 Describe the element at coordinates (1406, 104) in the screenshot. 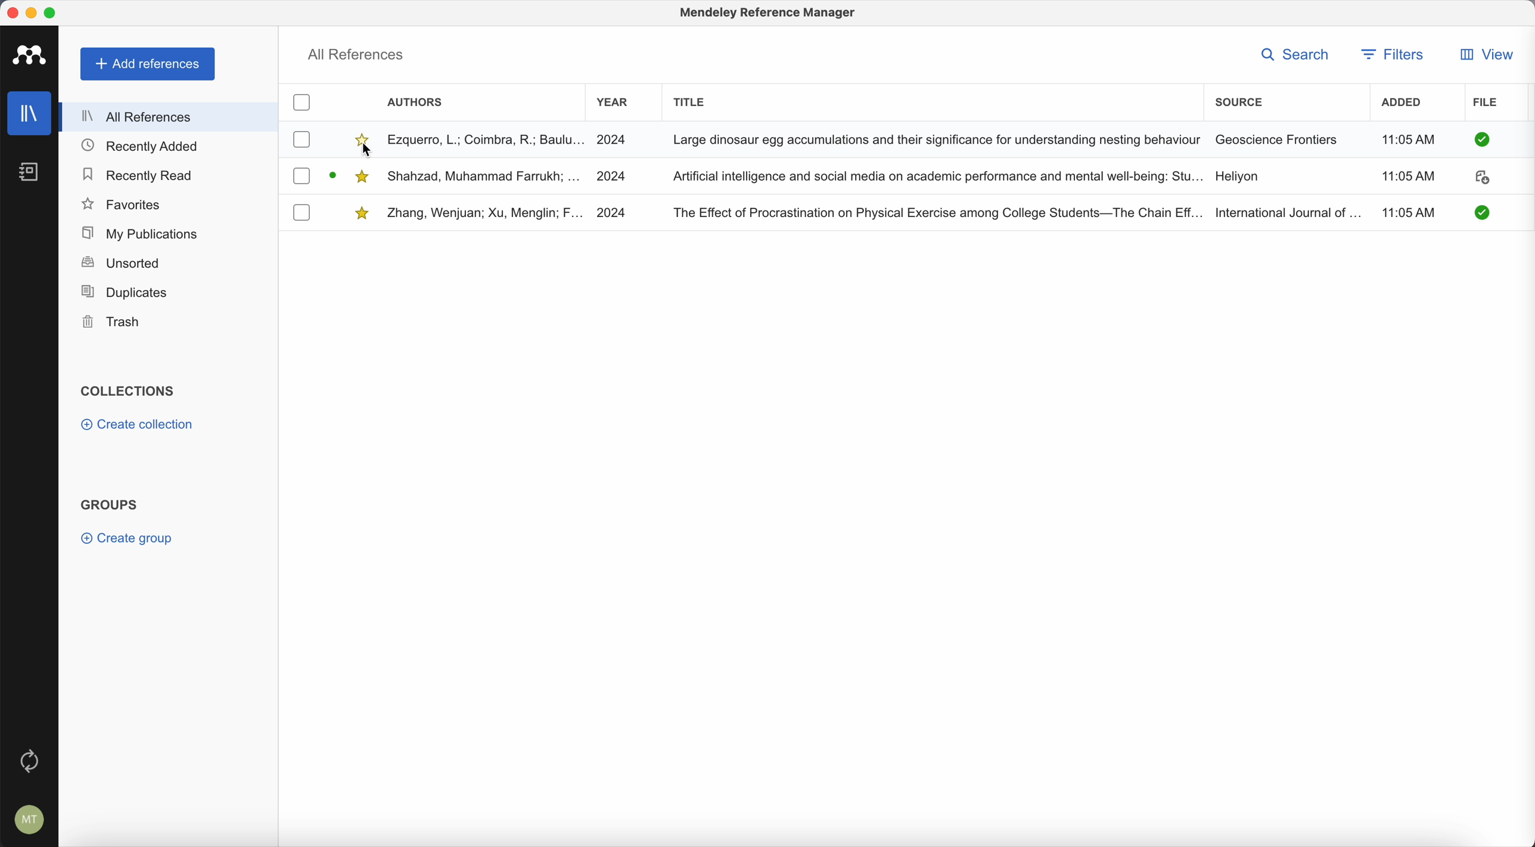

I see `added` at that location.